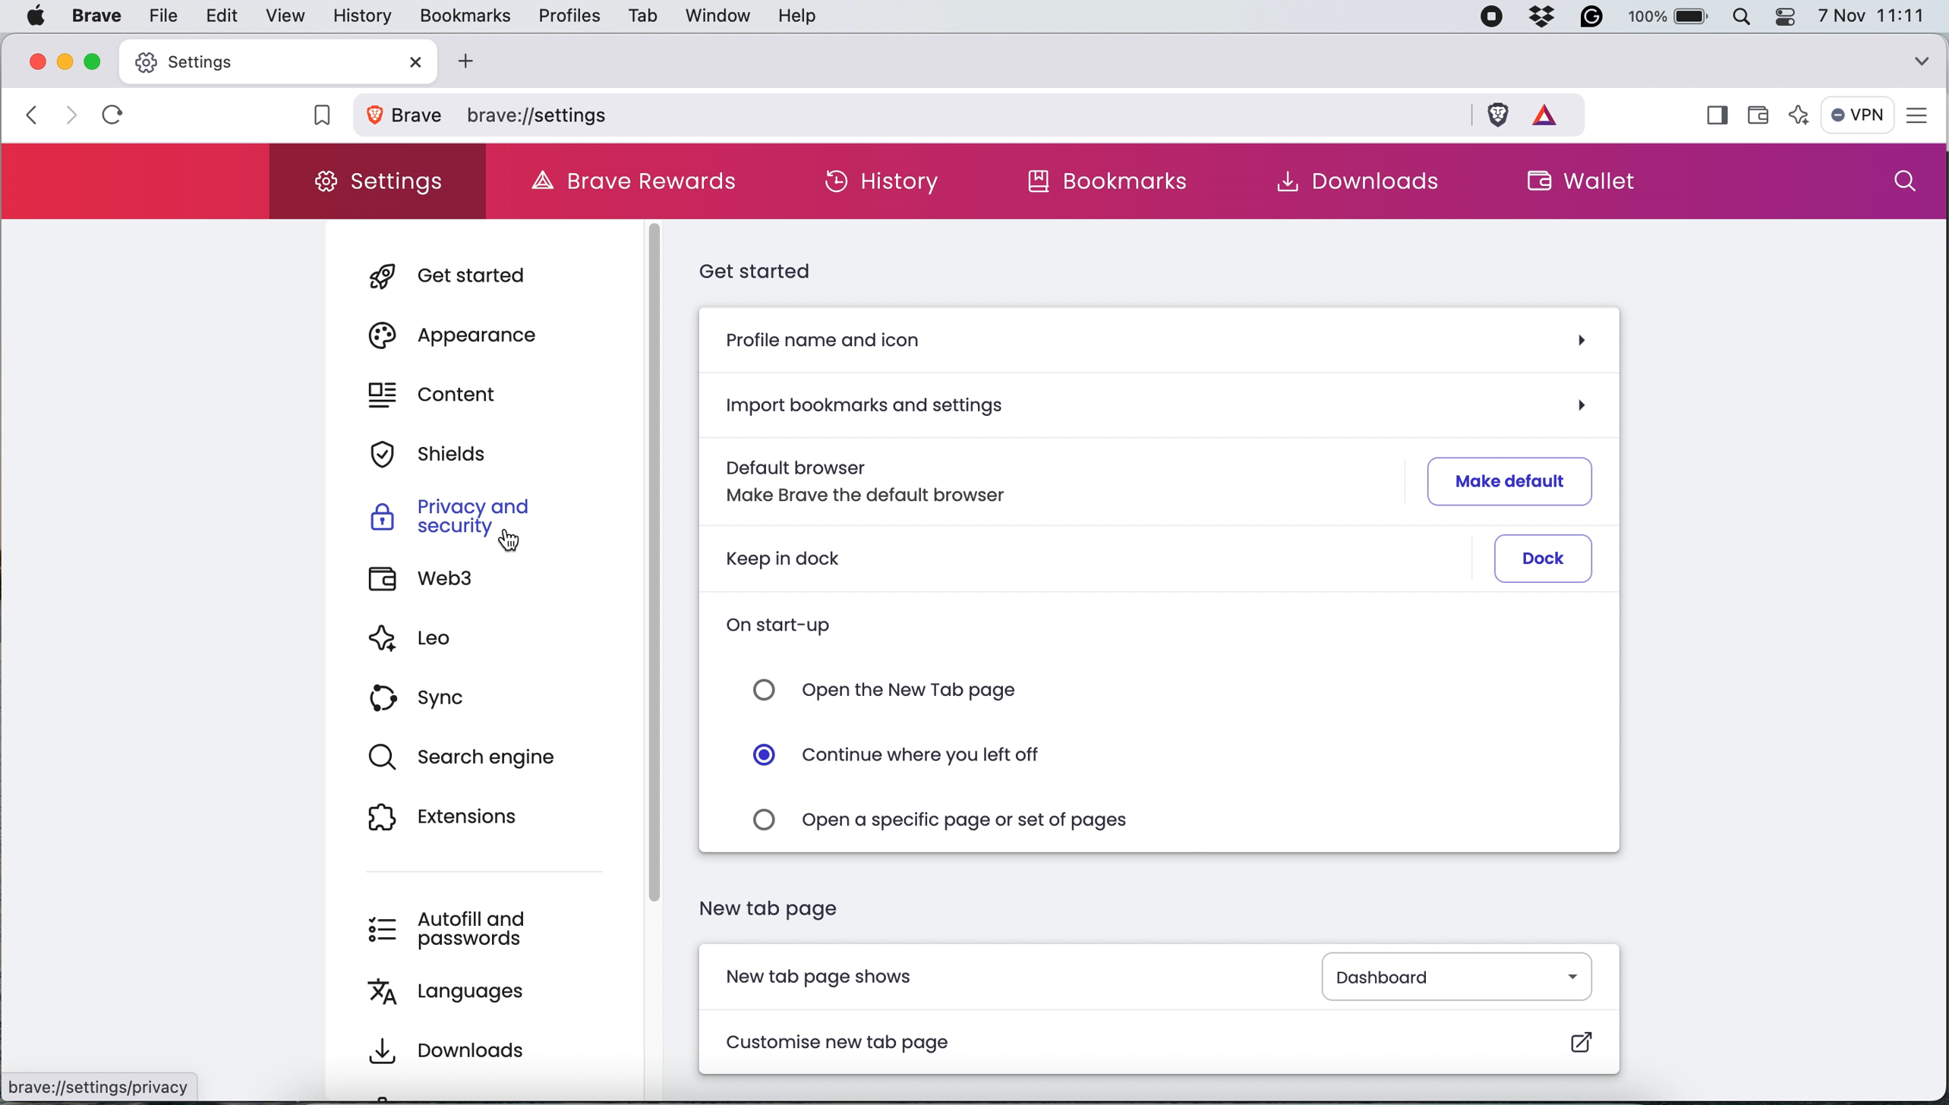  Describe the element at coordinates (1922, 58) in the screenshot. I see `search tabs` at that location.